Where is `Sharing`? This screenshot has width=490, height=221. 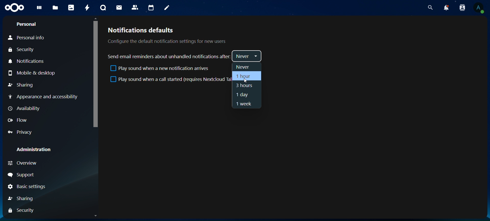
Sharing is located at coordinates (21, 199).